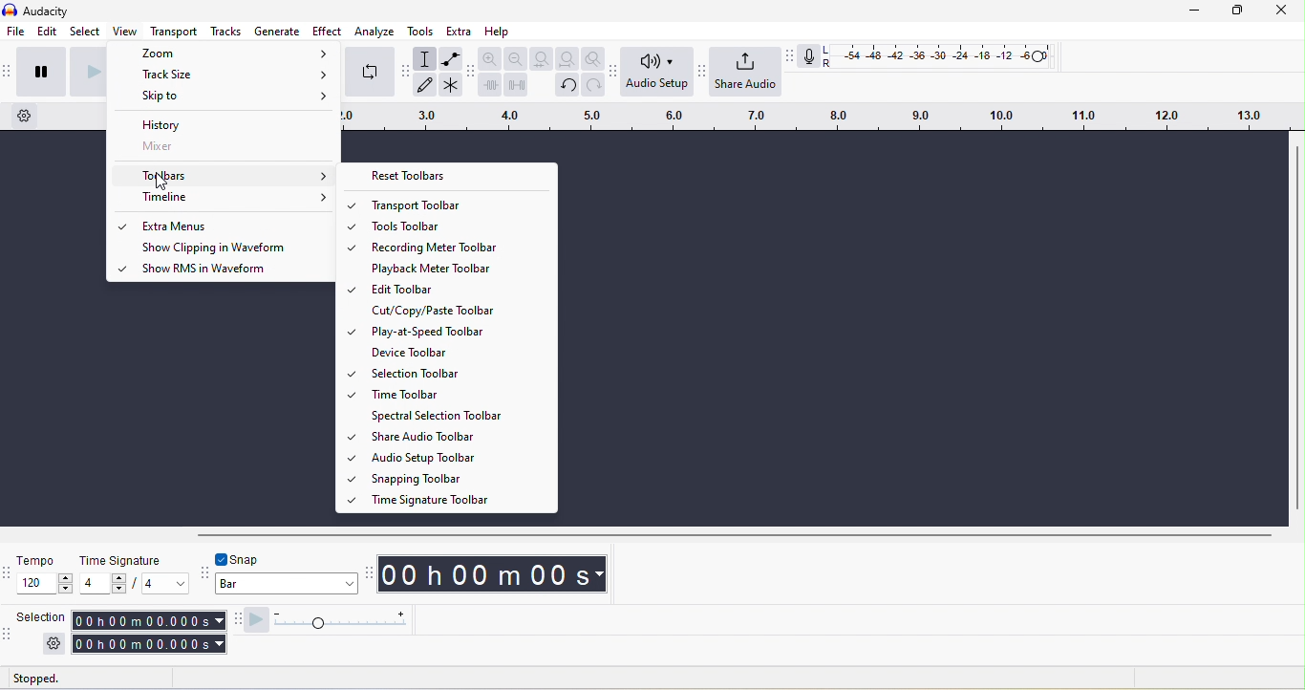  What do you see at coordinates (370, 73) in the screenshot?
I see `enable loop` at bounding box center [370, 73].